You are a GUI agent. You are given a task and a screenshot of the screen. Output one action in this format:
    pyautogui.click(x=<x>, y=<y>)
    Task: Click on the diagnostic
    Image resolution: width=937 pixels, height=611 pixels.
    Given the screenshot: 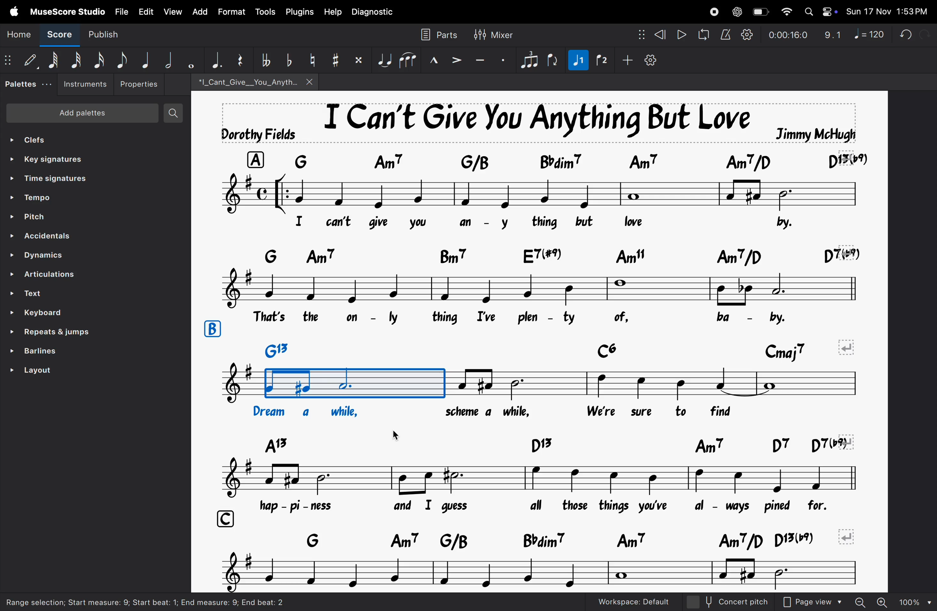 What is the action you would take?
    pyautogui.click(x=376, y=13)
    